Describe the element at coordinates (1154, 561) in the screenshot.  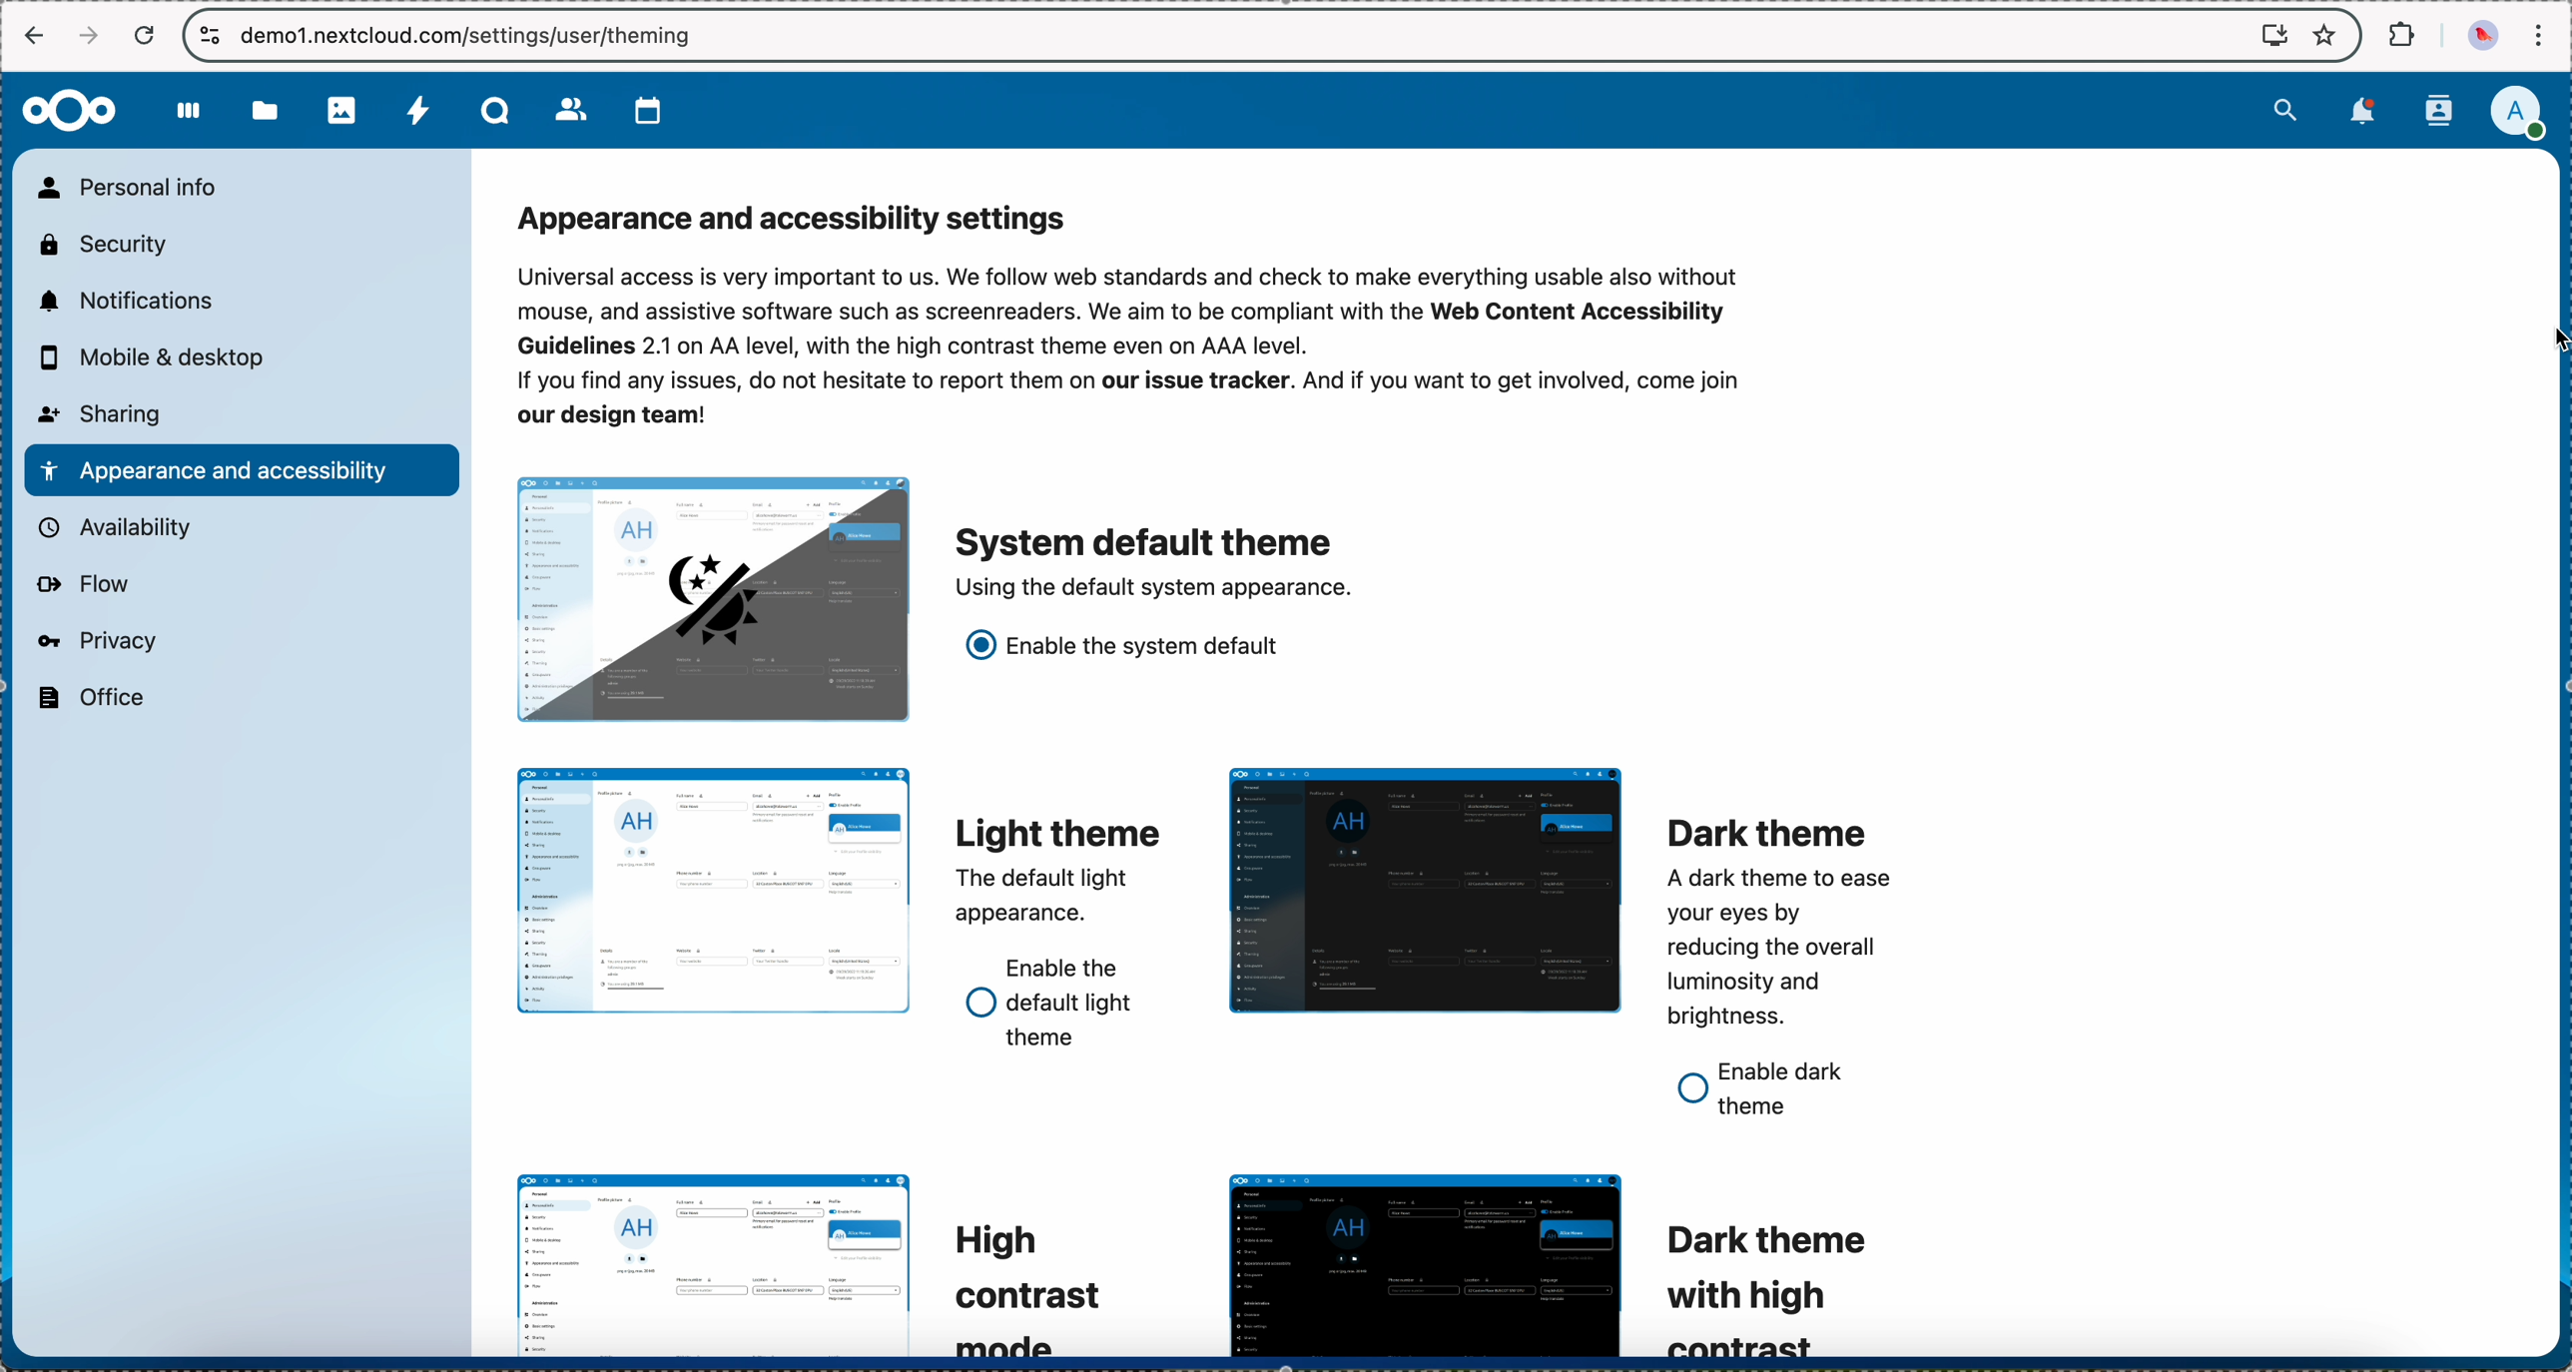
I see `system default theme` at that location.